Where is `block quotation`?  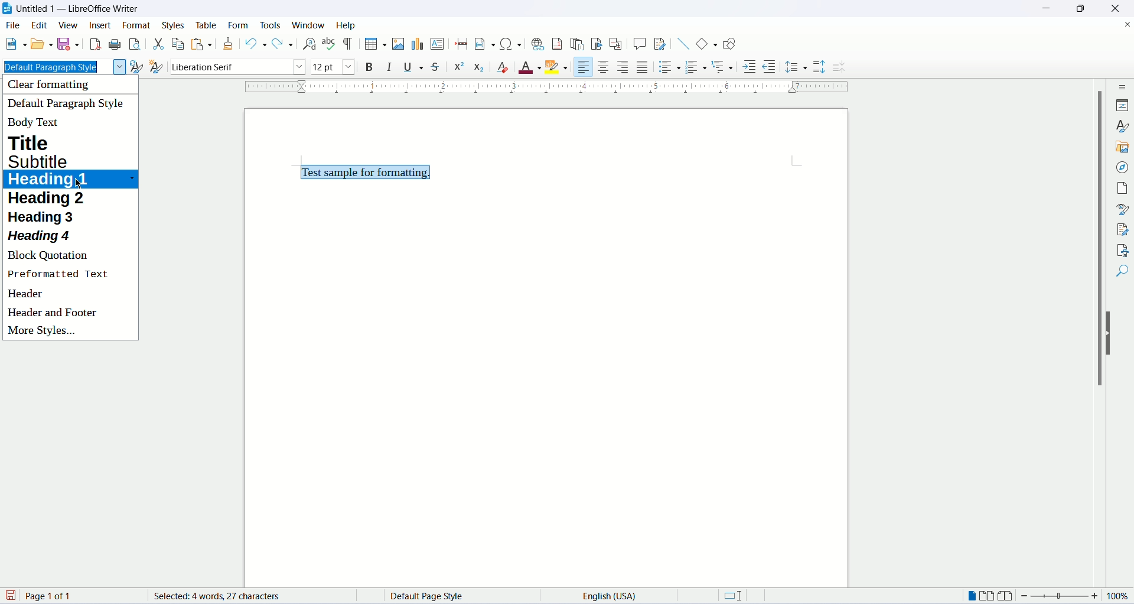 block quotation is located at coordinates (50, 255).